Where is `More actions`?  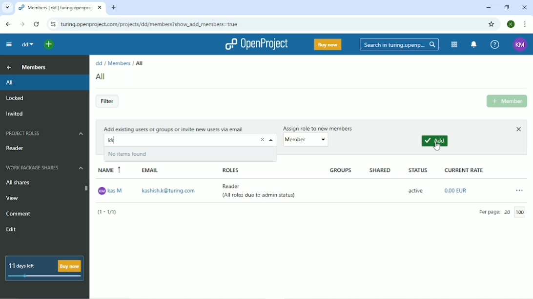
More actions is located at coordinates (519, 190).